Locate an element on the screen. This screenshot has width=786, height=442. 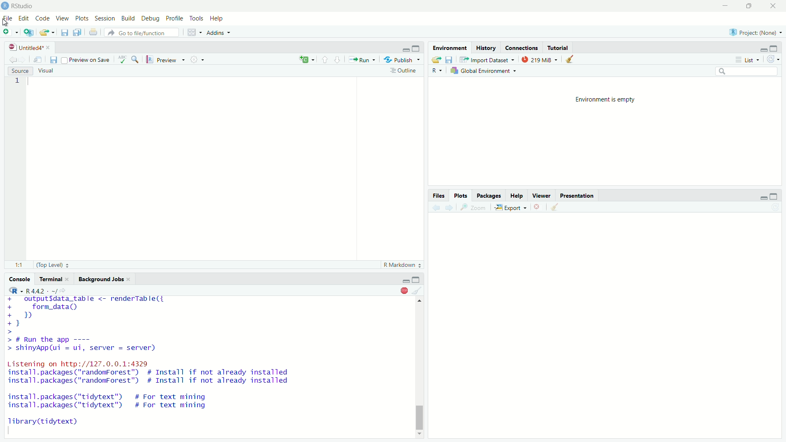
save all open documents is located at coordinates (78, 32).